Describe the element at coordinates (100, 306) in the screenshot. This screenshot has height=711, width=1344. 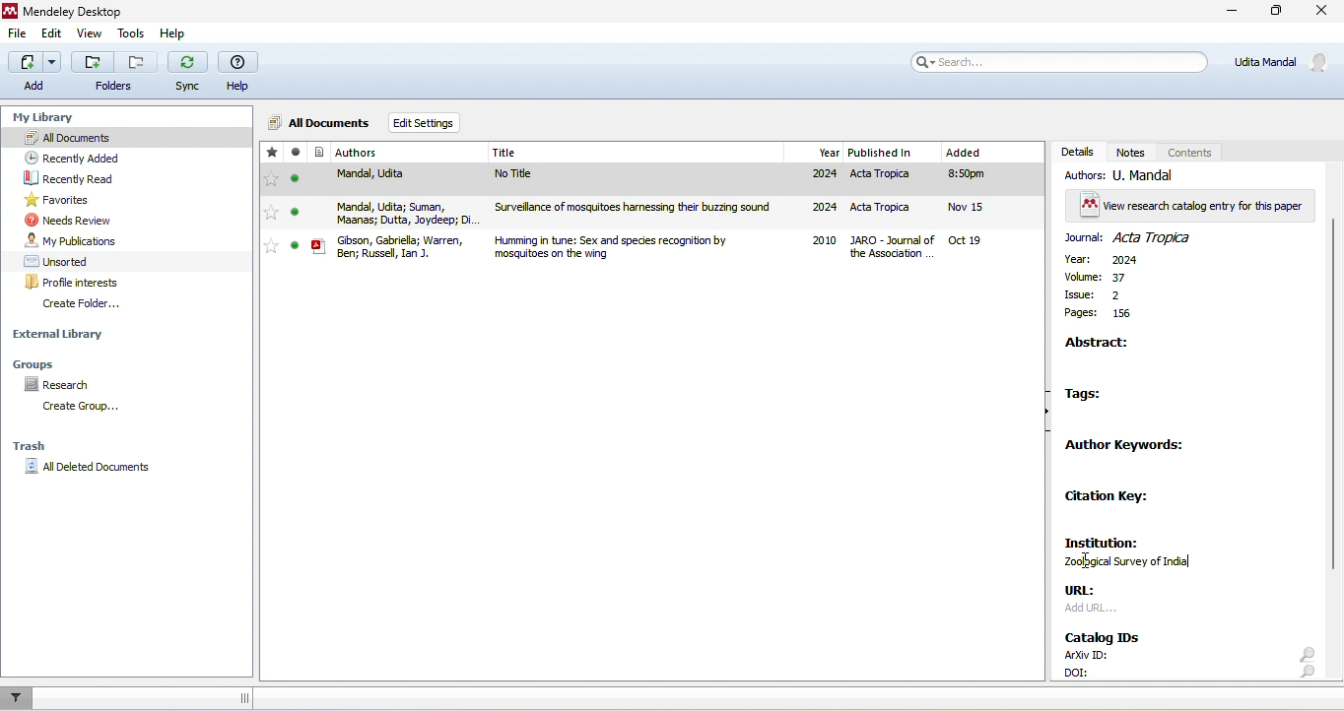
I see `create folder` at that location.